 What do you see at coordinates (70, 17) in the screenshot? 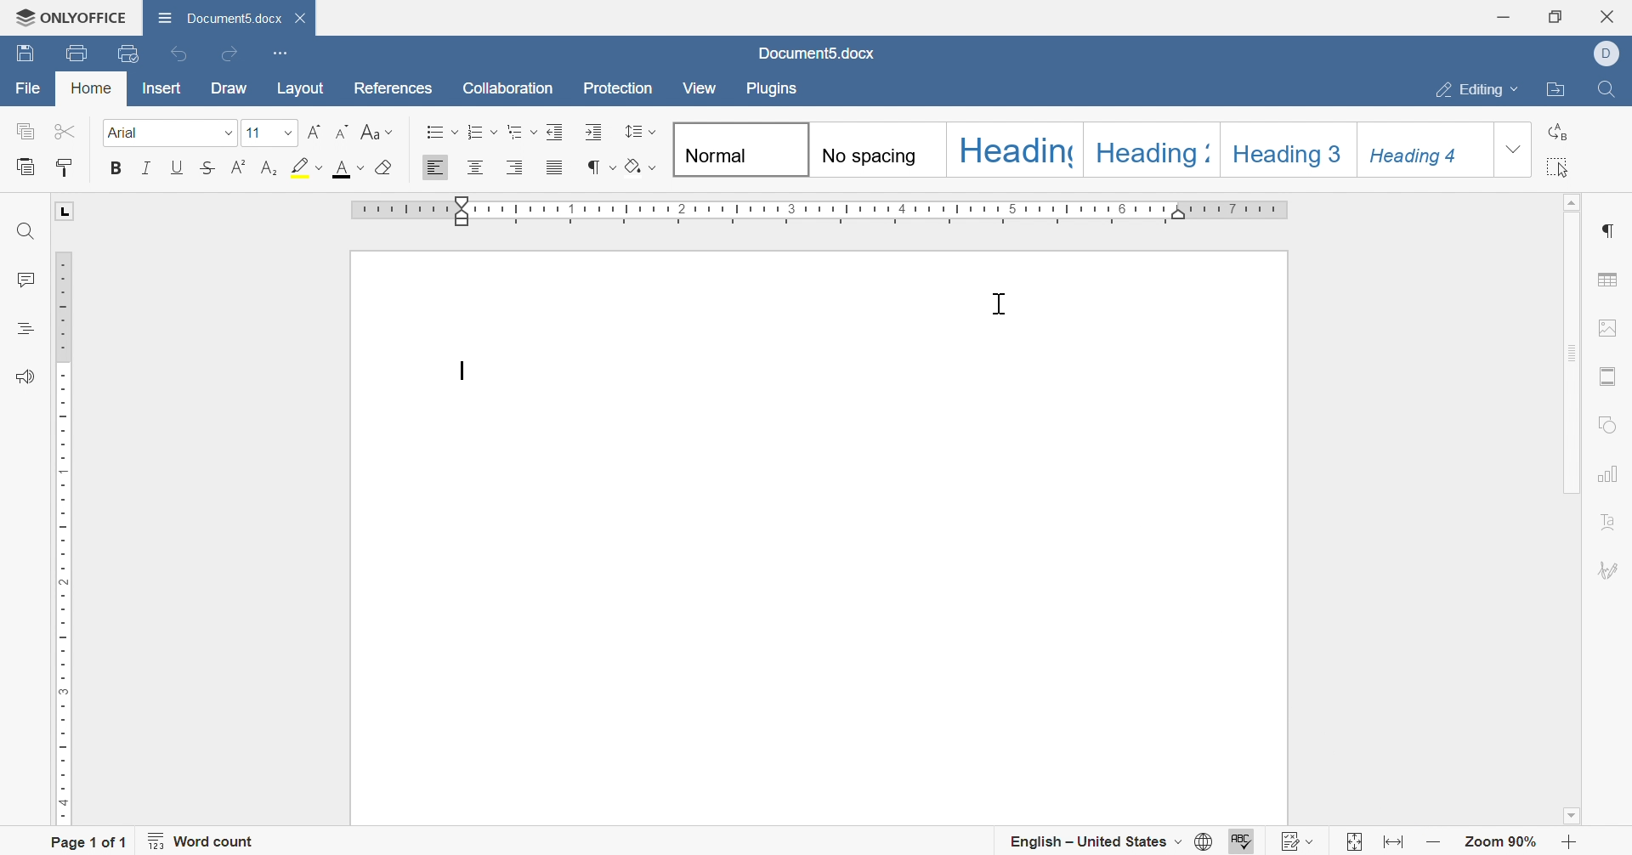
I see `ONLYOFFICE` at bounding box center [70, 17].